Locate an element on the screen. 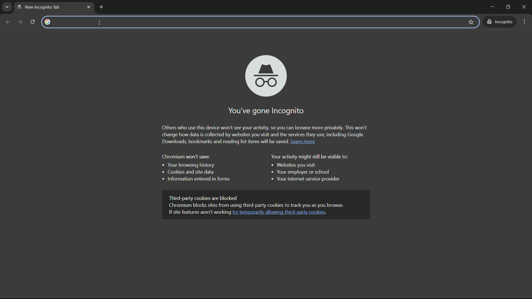 Image resolution: width=532 pixels, height=299 pixels. new tab is located at coordinates (102, 7).